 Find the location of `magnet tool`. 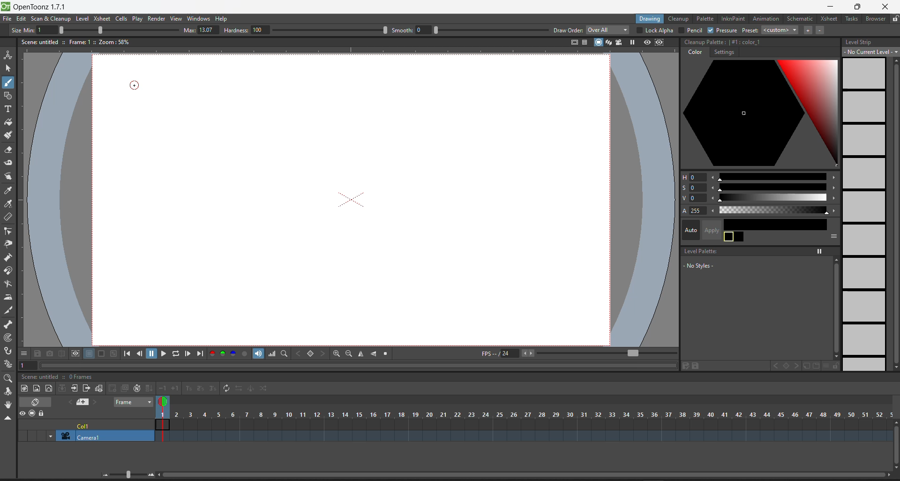

magnet tool is located at coordinates (10, 270).